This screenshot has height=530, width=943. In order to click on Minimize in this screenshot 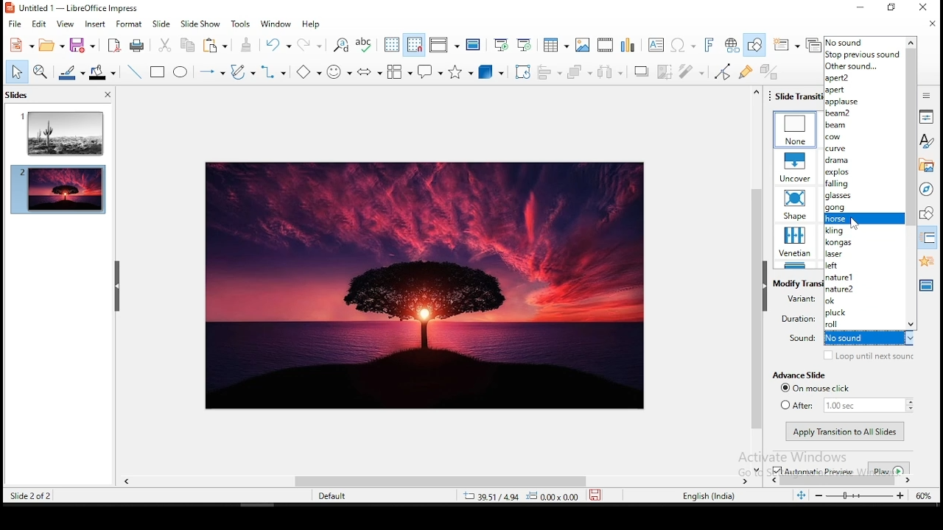, I will do `click(859, 7)`.